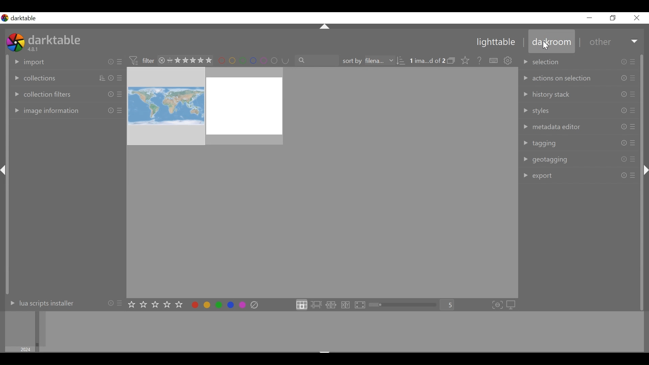 The height and width of the screenshot is (365, 649). I want to click on darkroom, so click(550, 41).